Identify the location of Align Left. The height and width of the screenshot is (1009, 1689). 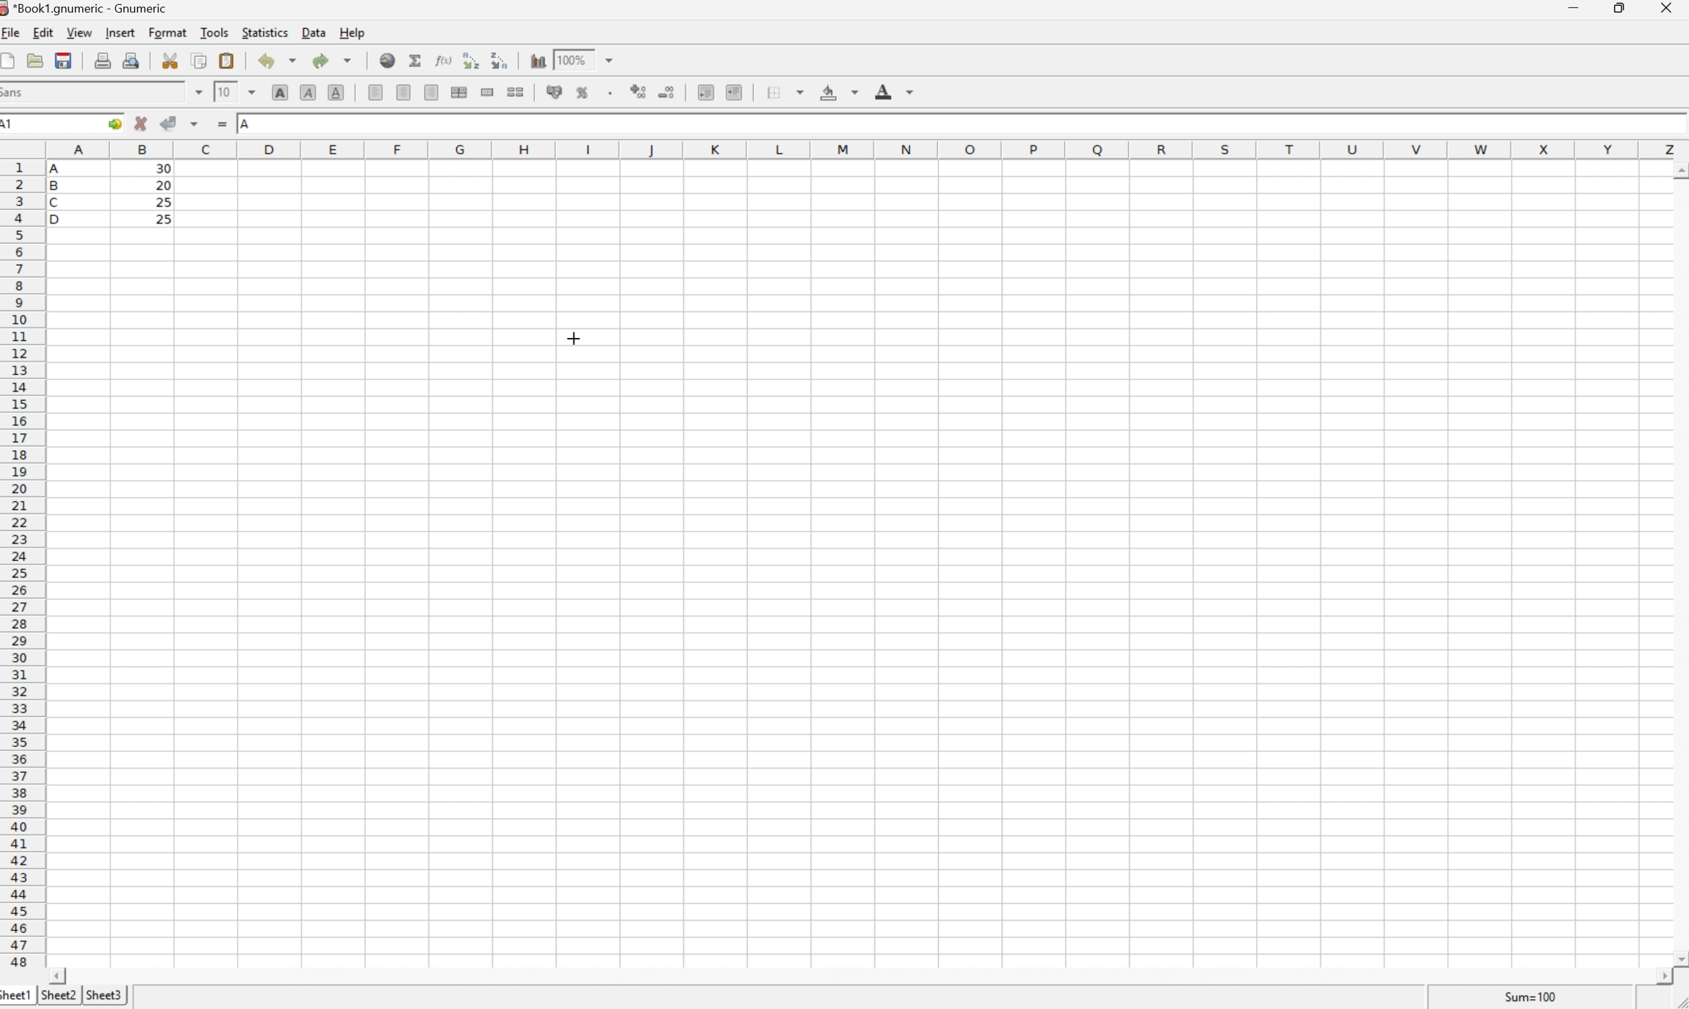
(376, 94).